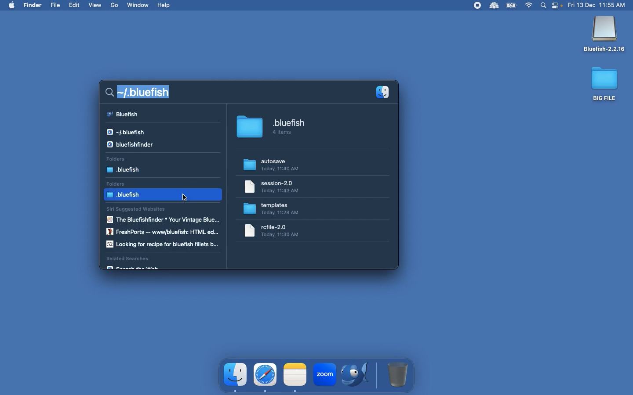 The width and height of the screenshot is (633, 395). I want to click on Templates, so click(275, 209).